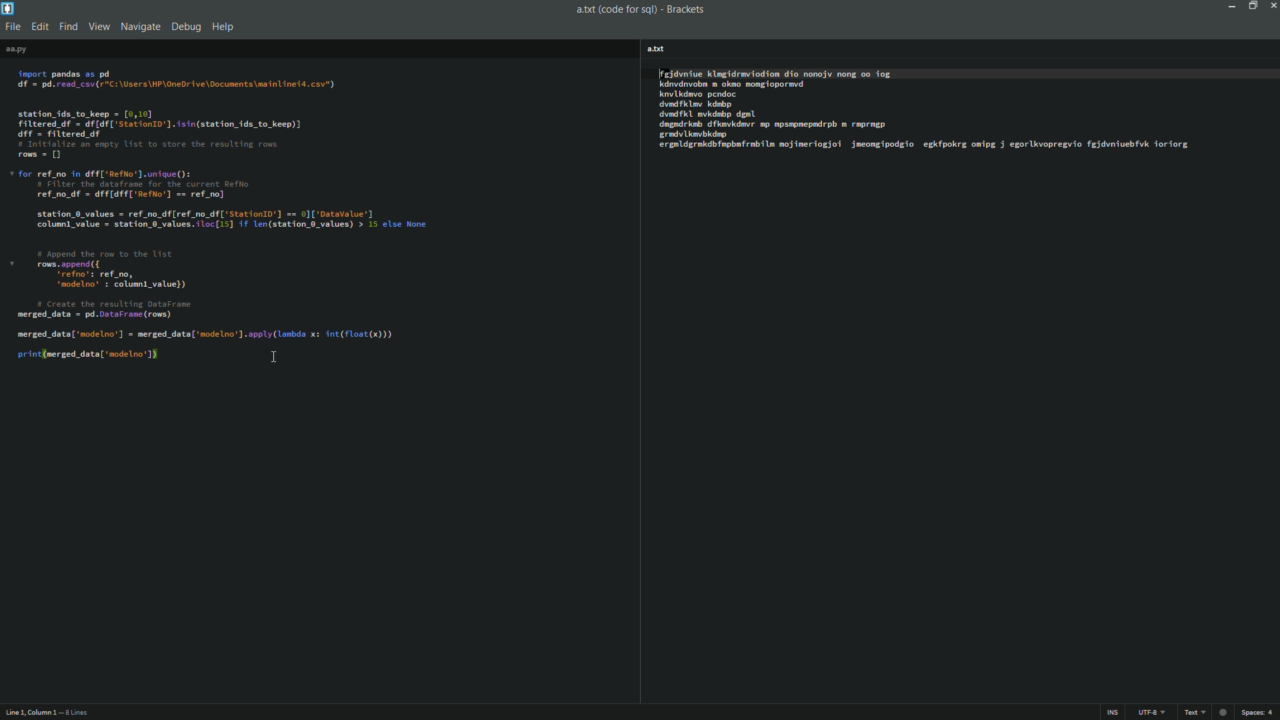 The height and width of the screenshot is (720, 1280). Describe the element at coordinates (225, 28) in the screenshot. I see `help menu` at that location.